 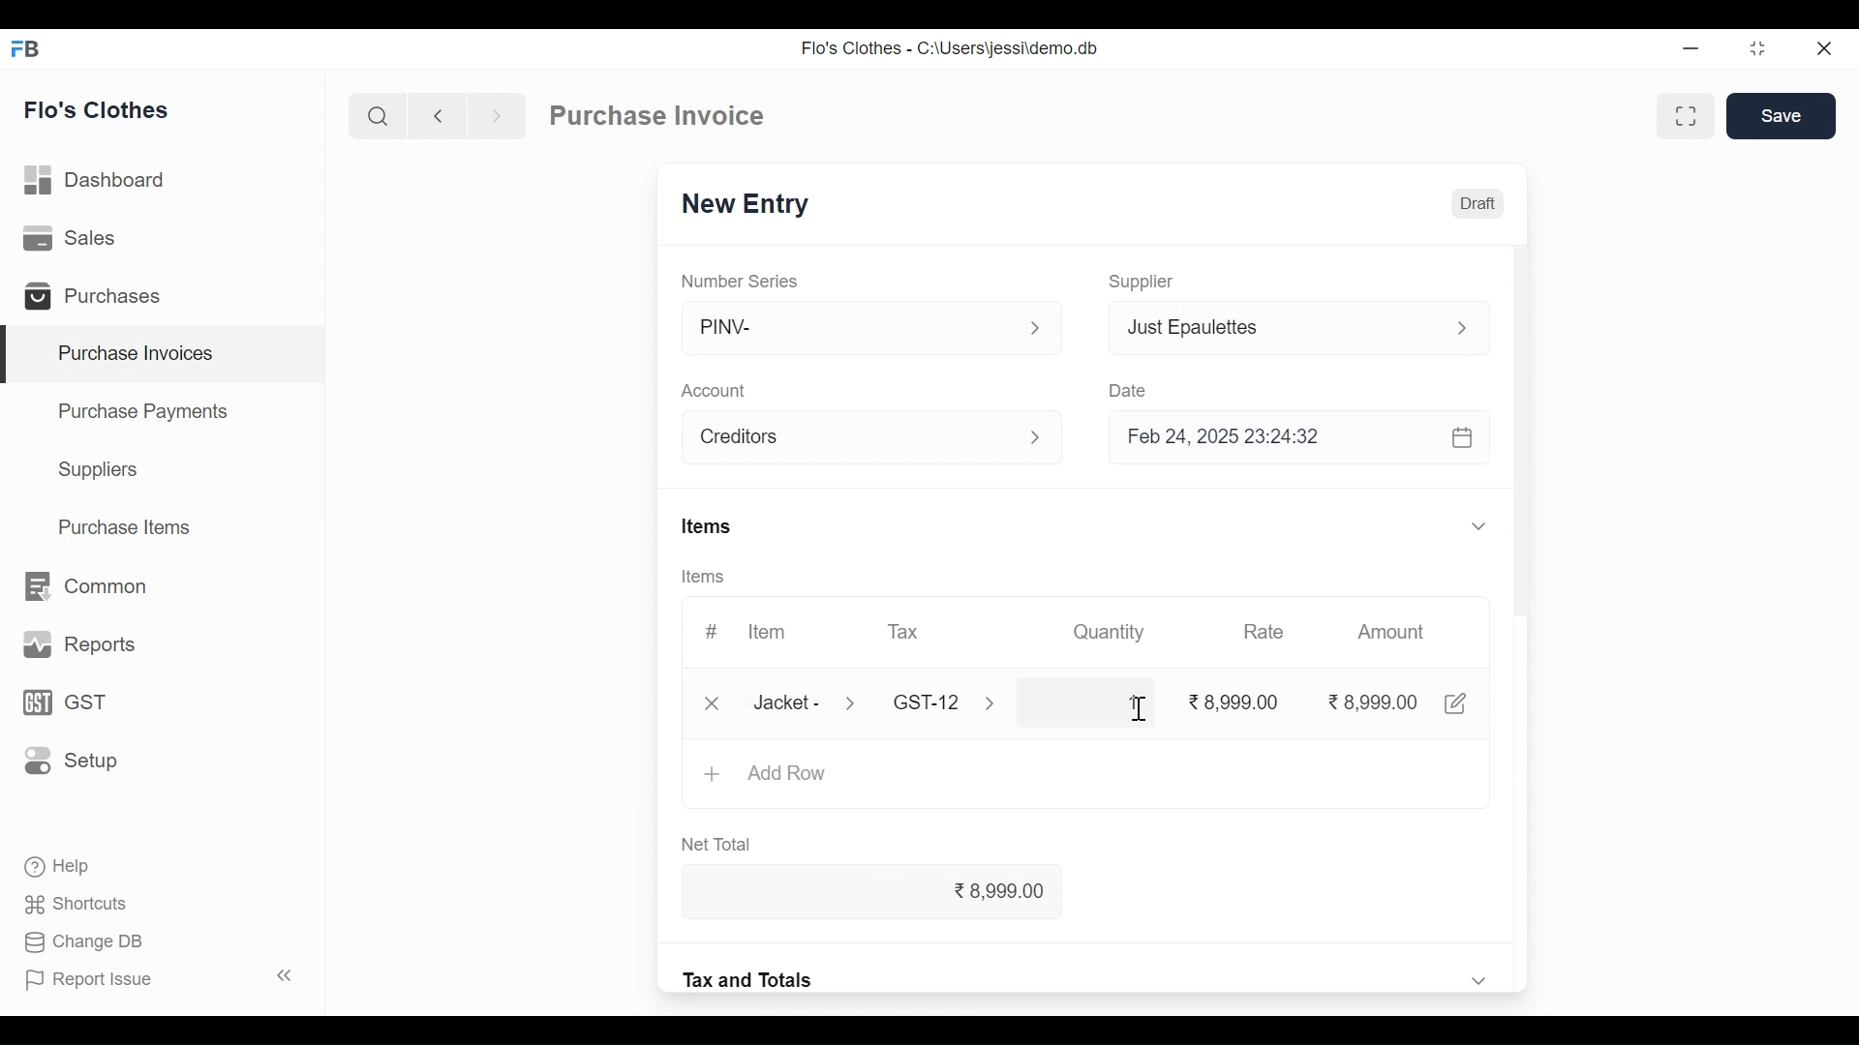 What do you see at coordinates (161, 977) in the screenshot?
I see `Report Issue` at bounding box center [161, 977].